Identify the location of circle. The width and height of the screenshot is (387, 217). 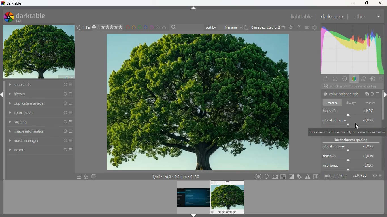
(158, 28).